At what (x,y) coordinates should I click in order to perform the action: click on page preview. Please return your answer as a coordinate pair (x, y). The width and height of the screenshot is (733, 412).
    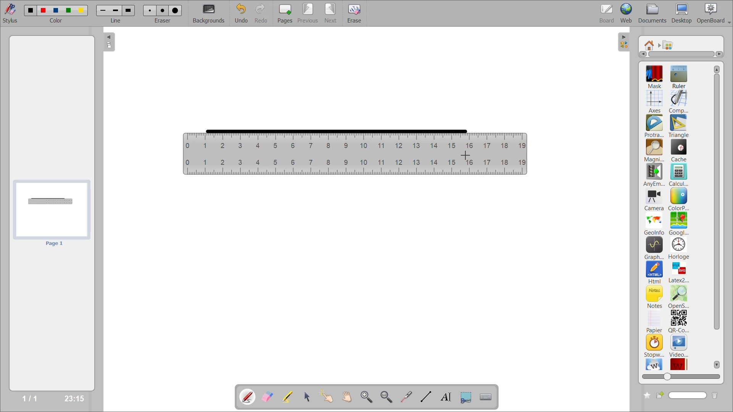
    Looking at the image, I should click on (50, 214).